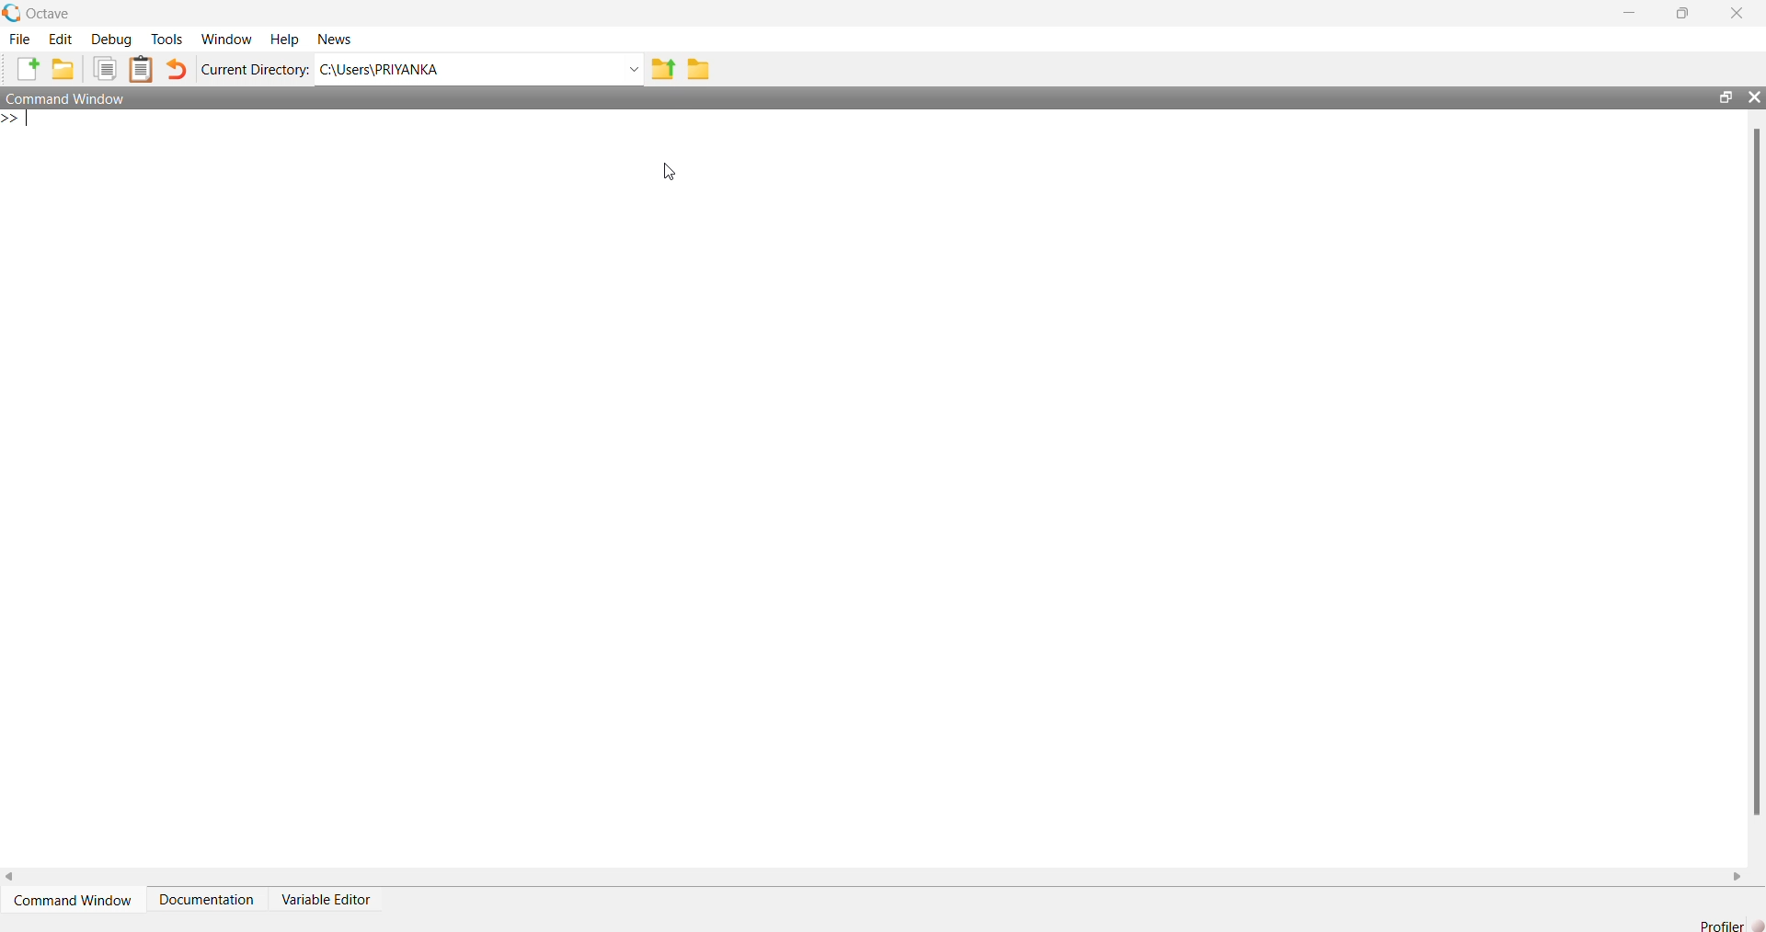  Describe the element at coordinates (63, 38) in the screenshot. I see `Edit` at that location.